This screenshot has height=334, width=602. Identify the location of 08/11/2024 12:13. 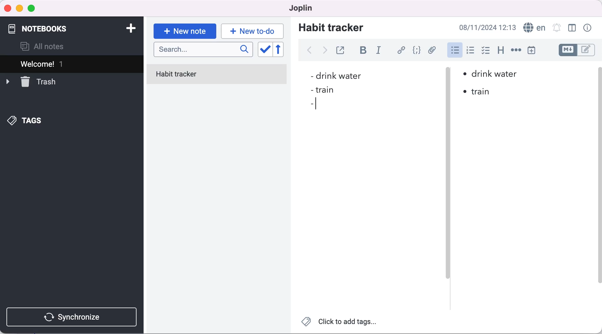
(486, 27).